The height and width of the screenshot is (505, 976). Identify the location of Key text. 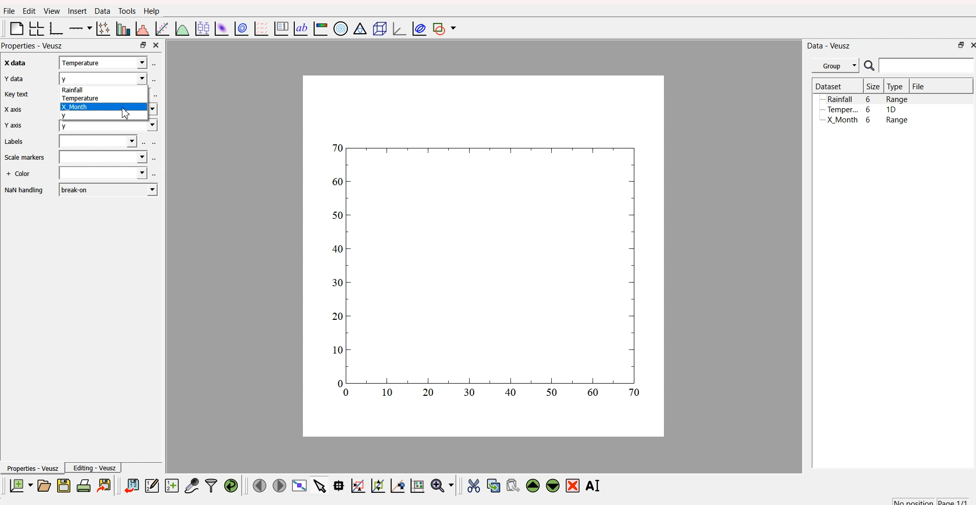
(17, 94).